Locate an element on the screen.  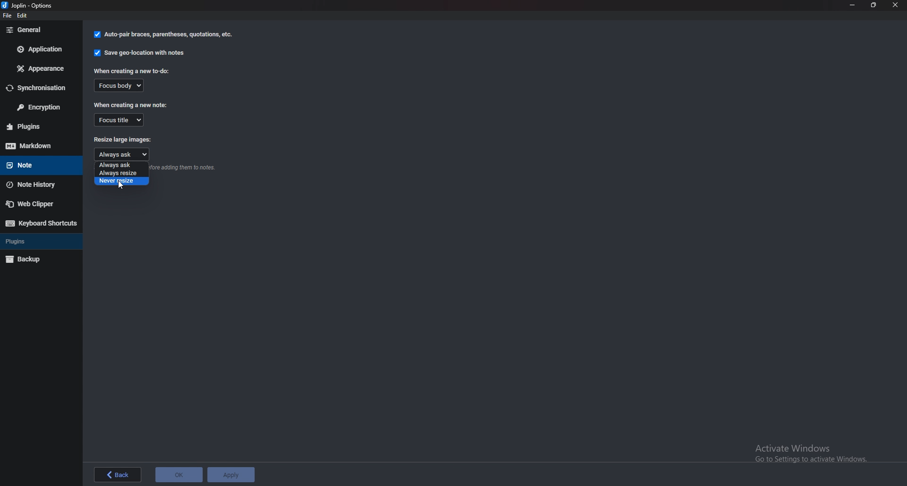
Appearance is located at coordinates (42, 67).